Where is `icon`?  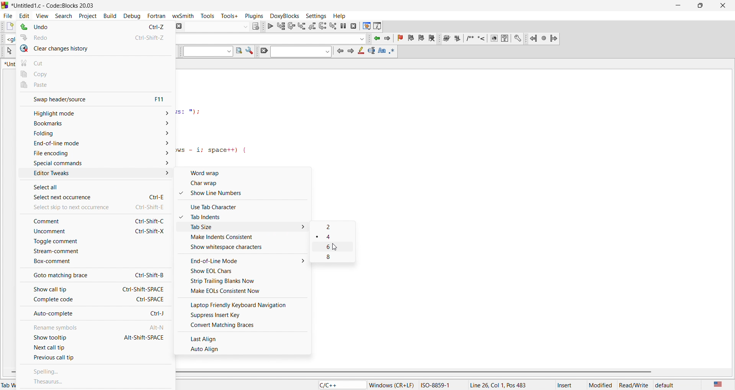 icon is located at coordinates (383, 52).